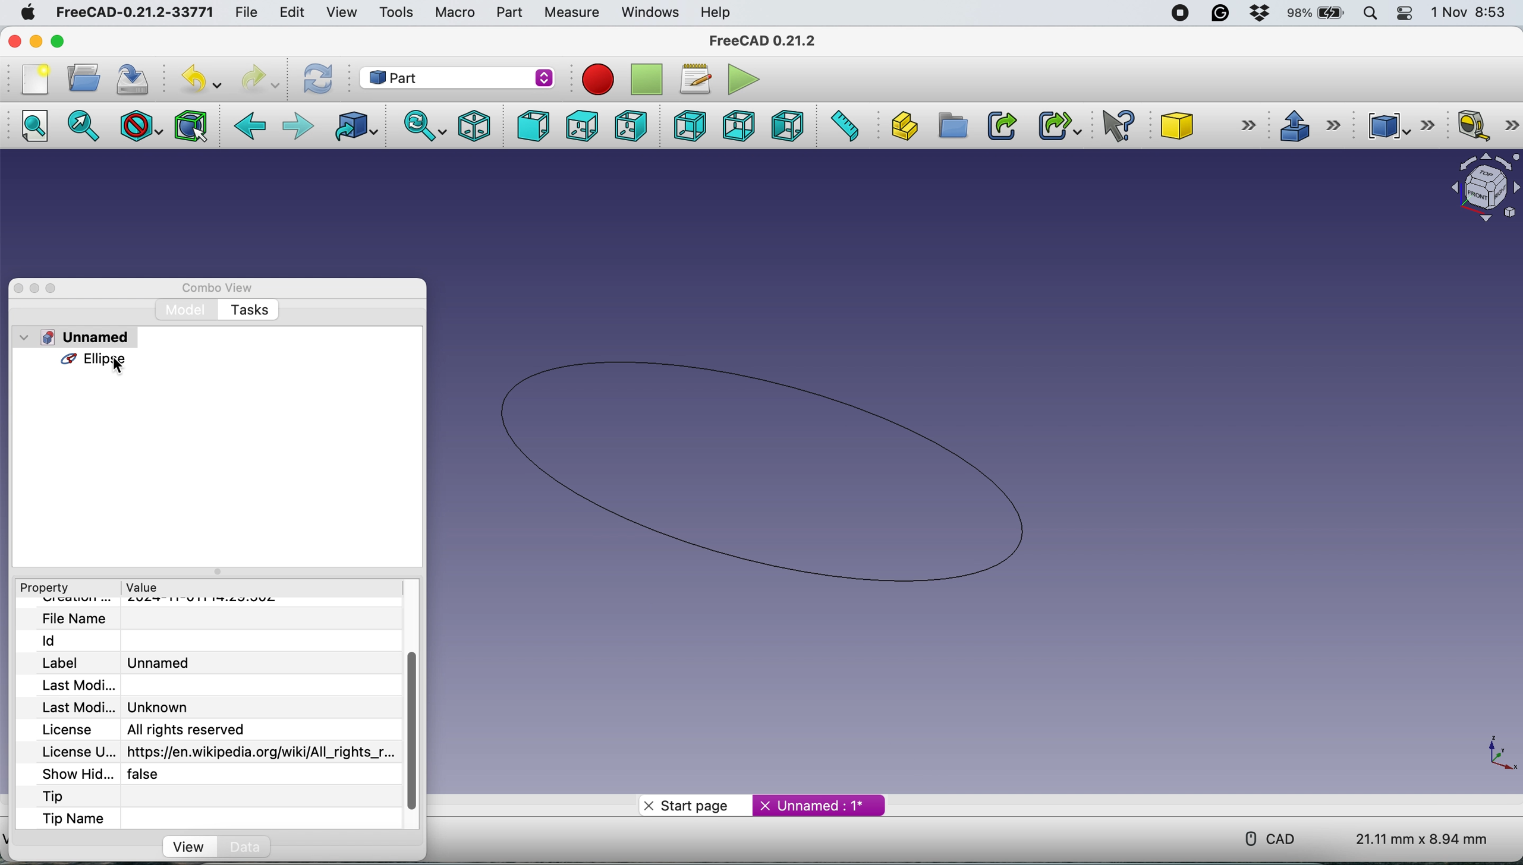 The height and width of the screenshot is (865, 1523). Describe the element at coordinates (80, 337) in the screenshot. I see `unnamed` at that location.